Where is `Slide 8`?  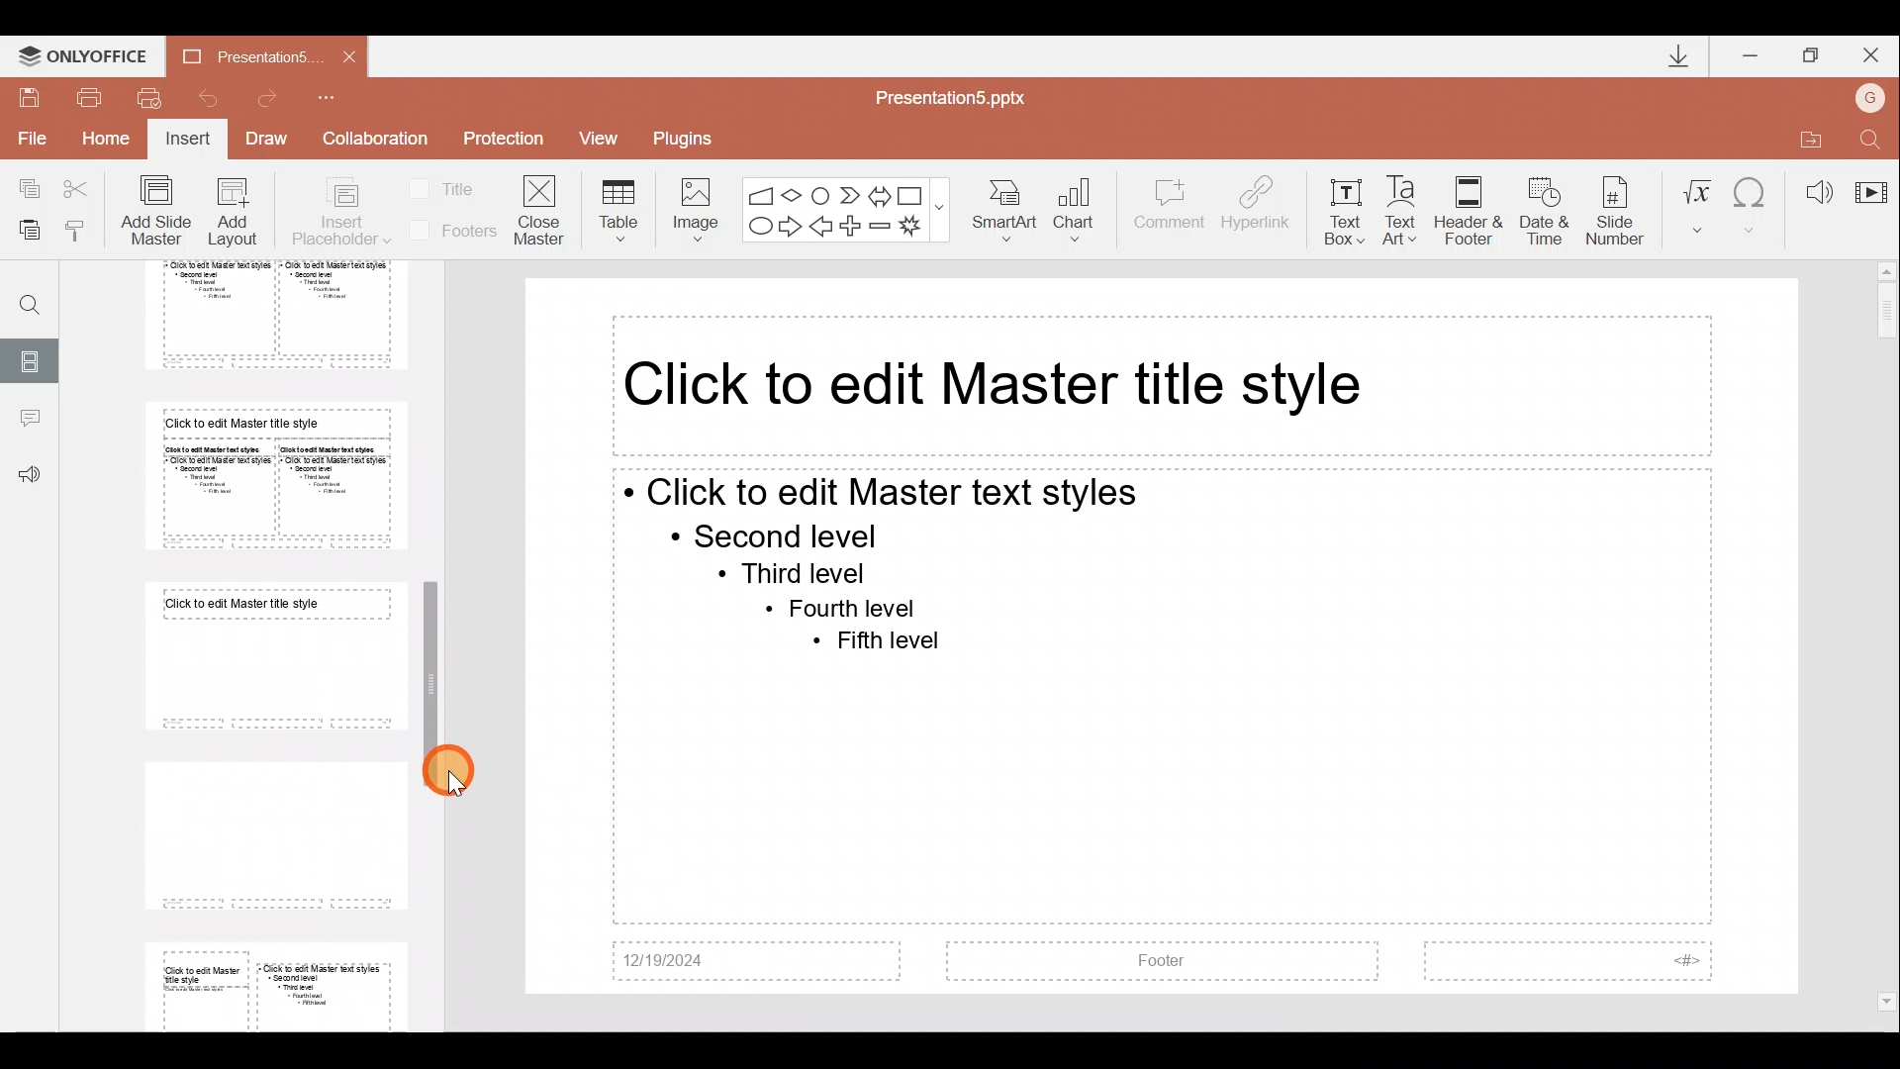
Slide 8 is located at coordinates (269, 832).